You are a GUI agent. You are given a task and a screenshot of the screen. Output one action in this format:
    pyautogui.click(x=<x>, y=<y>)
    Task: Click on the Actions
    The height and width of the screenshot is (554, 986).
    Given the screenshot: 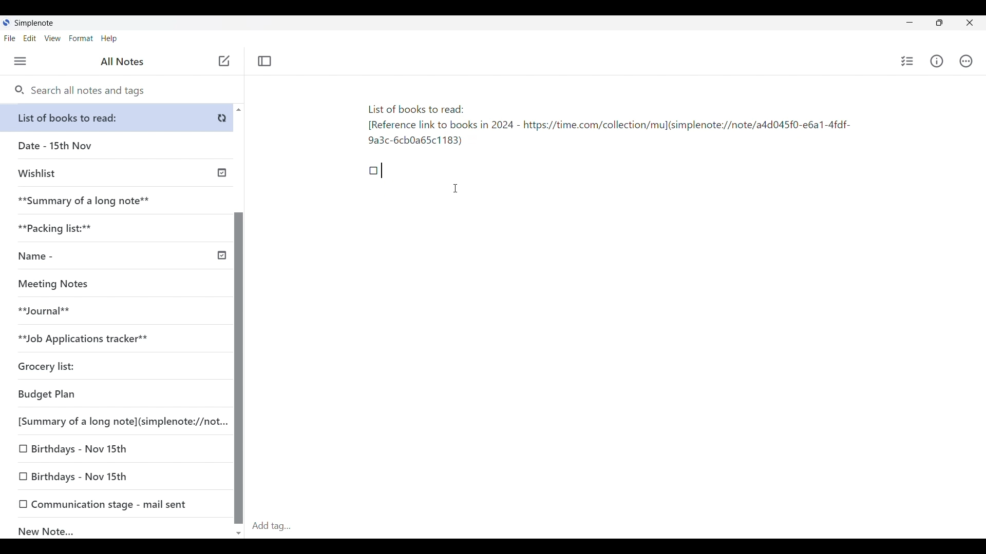 What is the action you would take?
    pyautogui.click(x=966, y=61)
    